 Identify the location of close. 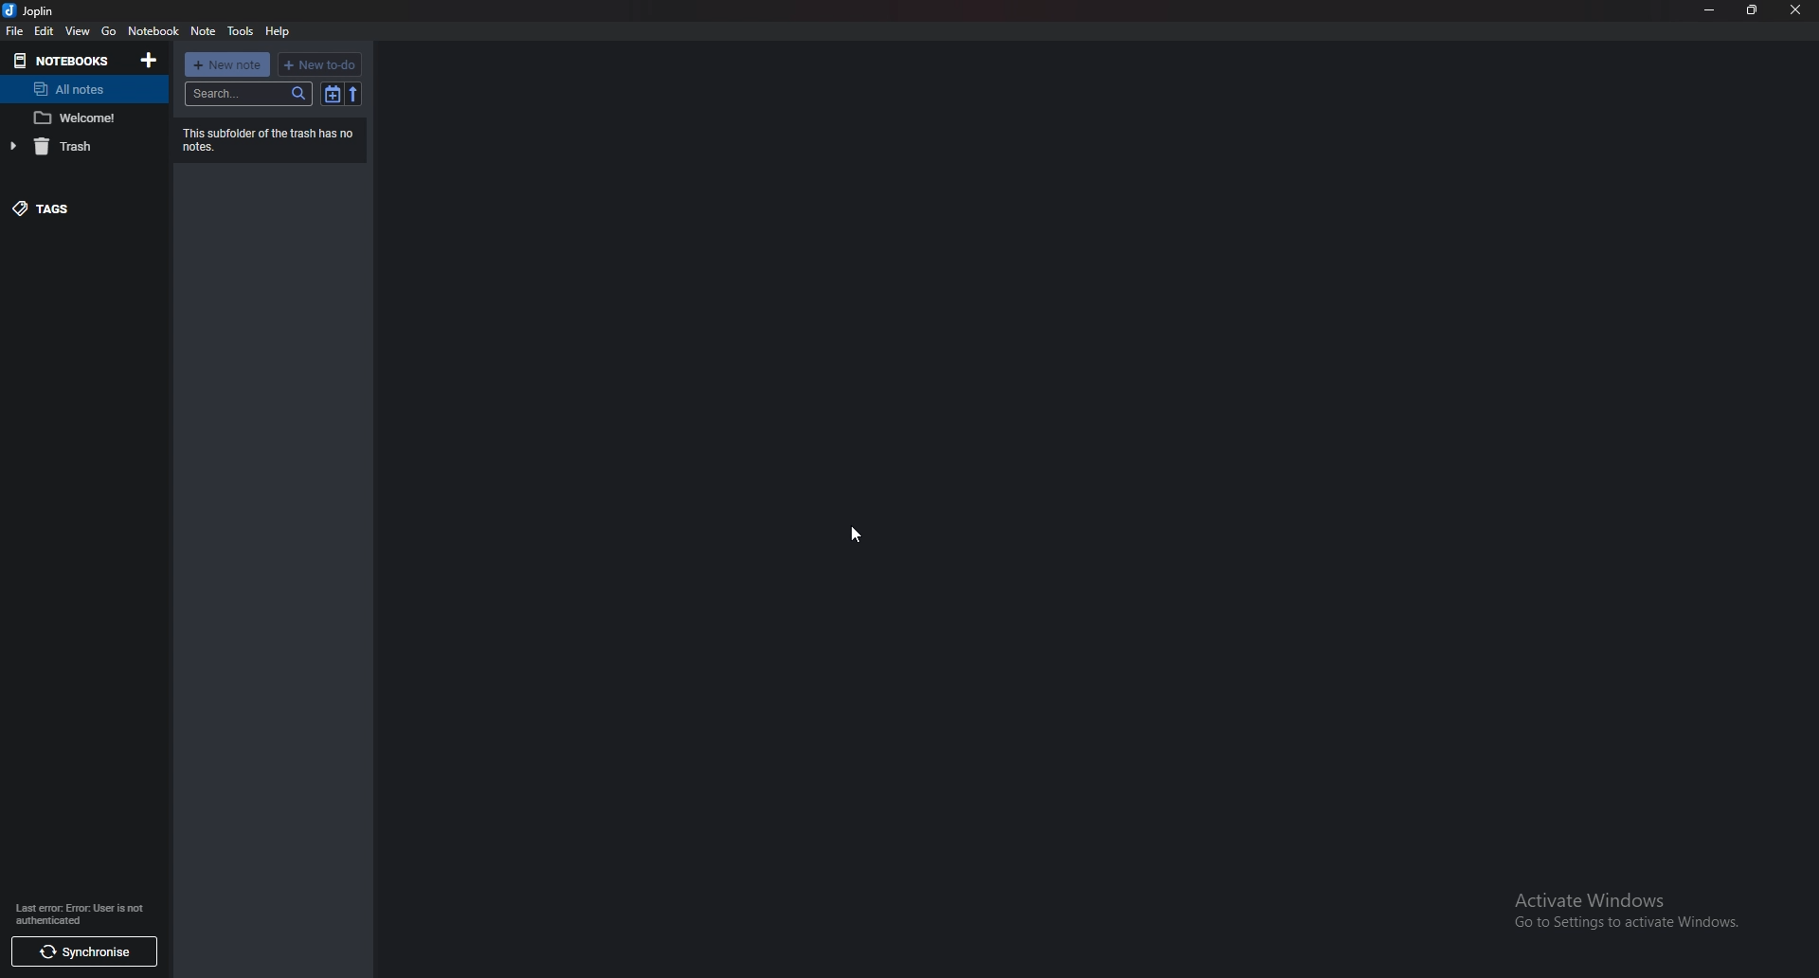
(1797, 9).